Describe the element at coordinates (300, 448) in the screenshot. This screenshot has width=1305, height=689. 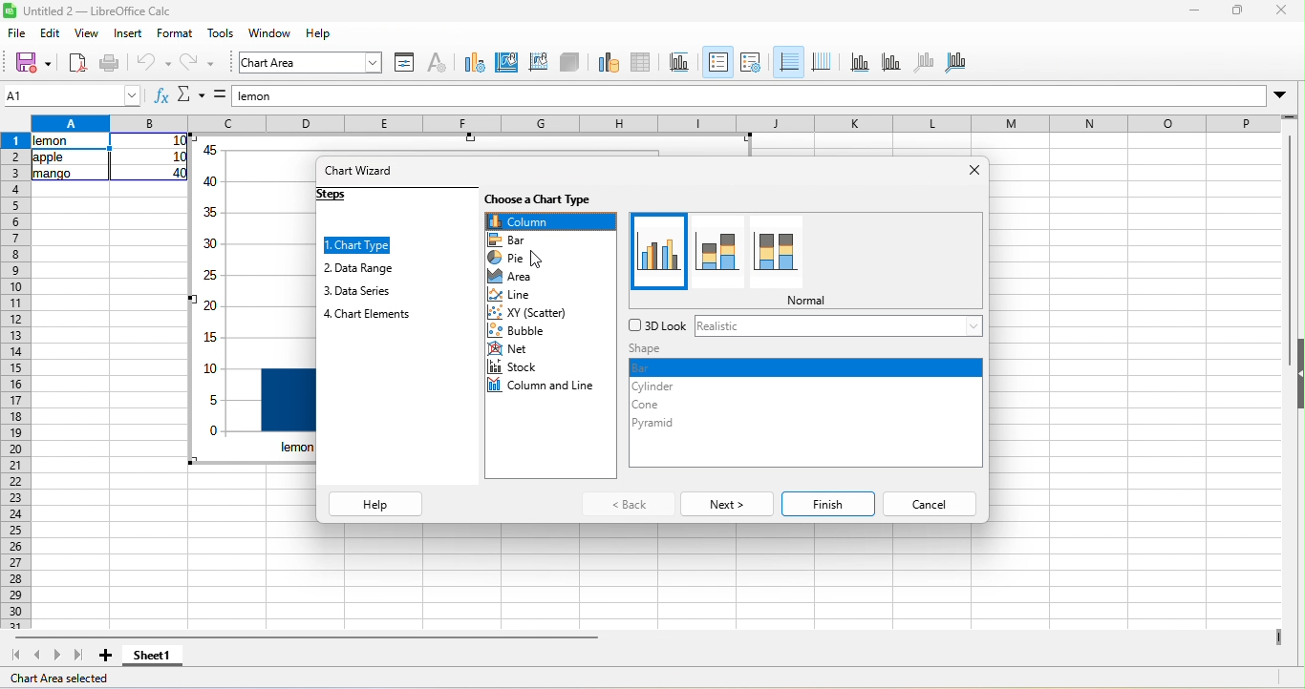
I see `lemon` at that location.